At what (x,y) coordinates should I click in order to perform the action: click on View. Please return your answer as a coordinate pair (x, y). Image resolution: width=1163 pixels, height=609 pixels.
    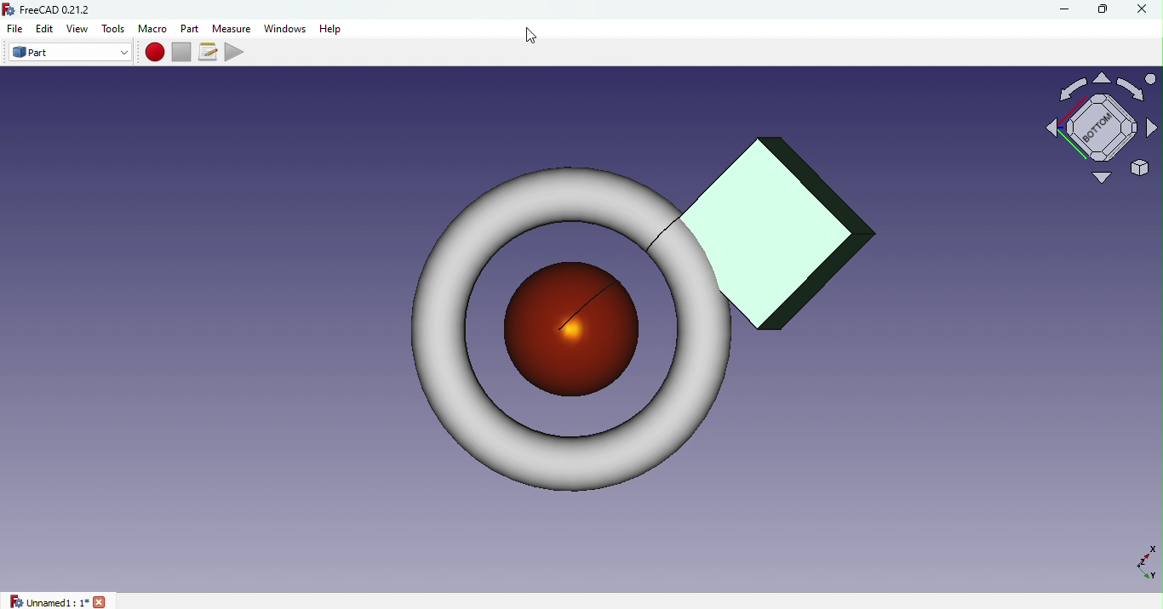
    Looking at the image, I should click on (77, 28).